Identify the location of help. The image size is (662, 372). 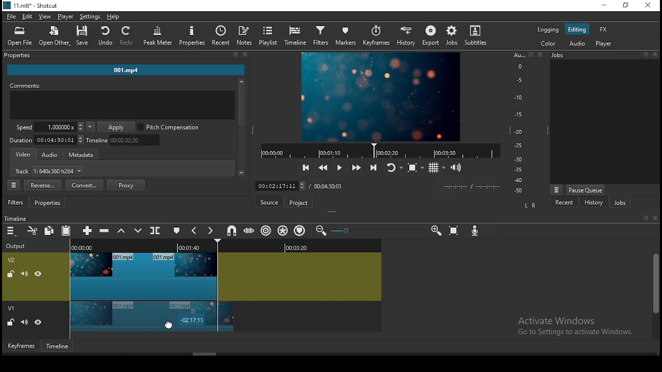
(113, 16).